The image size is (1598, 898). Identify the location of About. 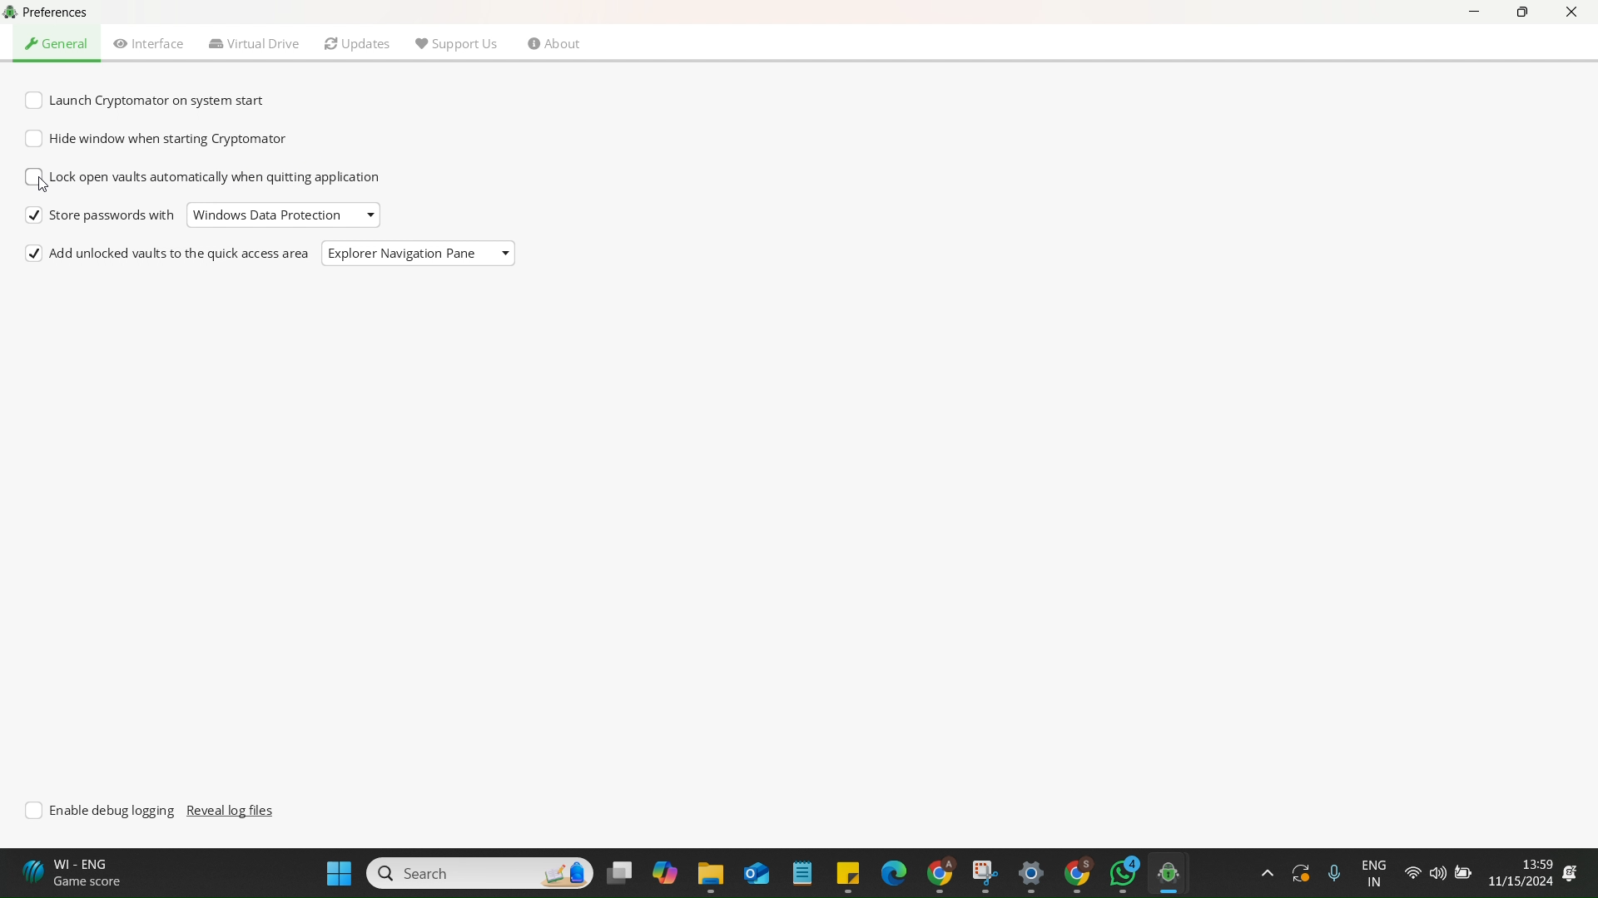
(554, 46).